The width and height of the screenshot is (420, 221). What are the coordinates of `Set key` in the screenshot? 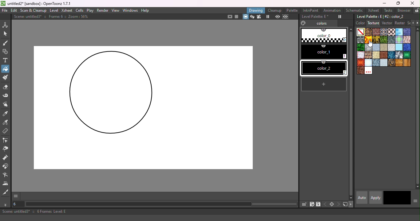 It's located at (332, 204).